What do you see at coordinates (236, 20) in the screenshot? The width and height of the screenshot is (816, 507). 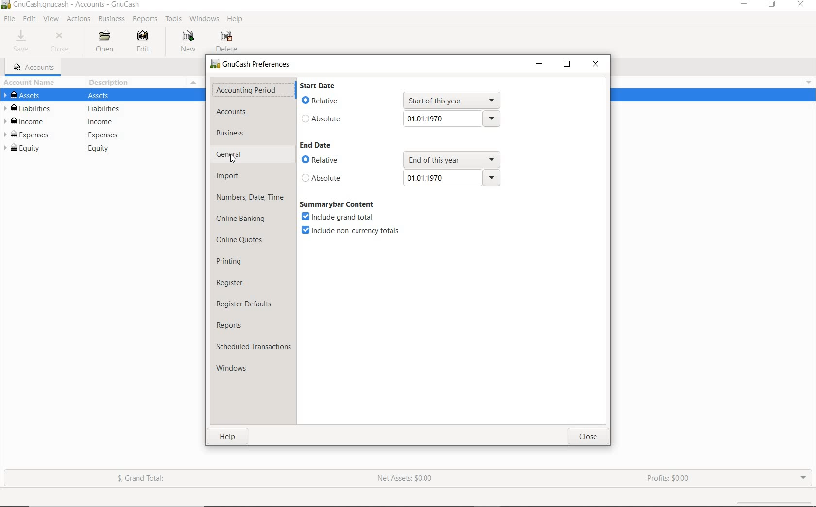 I see `HELP` at bounding box center [236, 20].